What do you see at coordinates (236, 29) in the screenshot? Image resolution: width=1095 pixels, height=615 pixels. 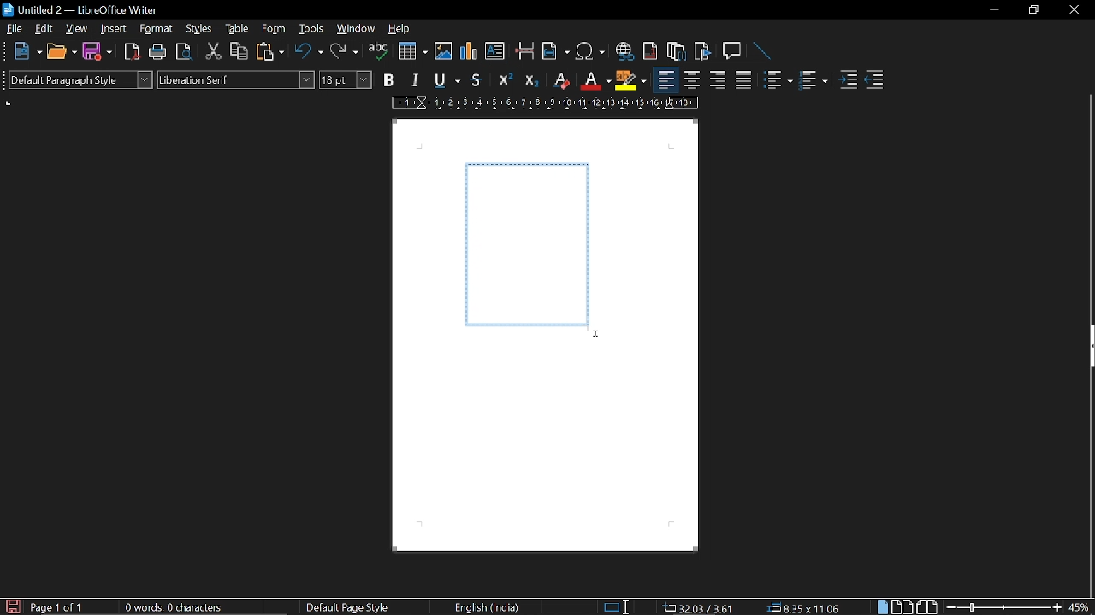 I see `table` at bounding box center [236, 29].